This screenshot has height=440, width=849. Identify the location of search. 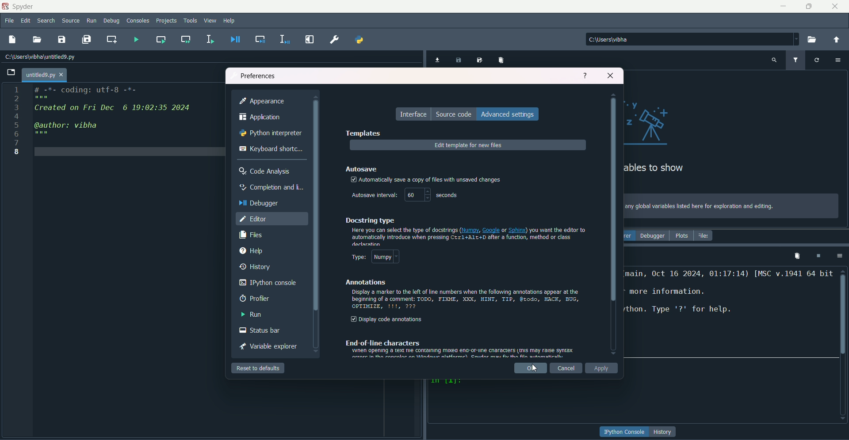
(46, 22).